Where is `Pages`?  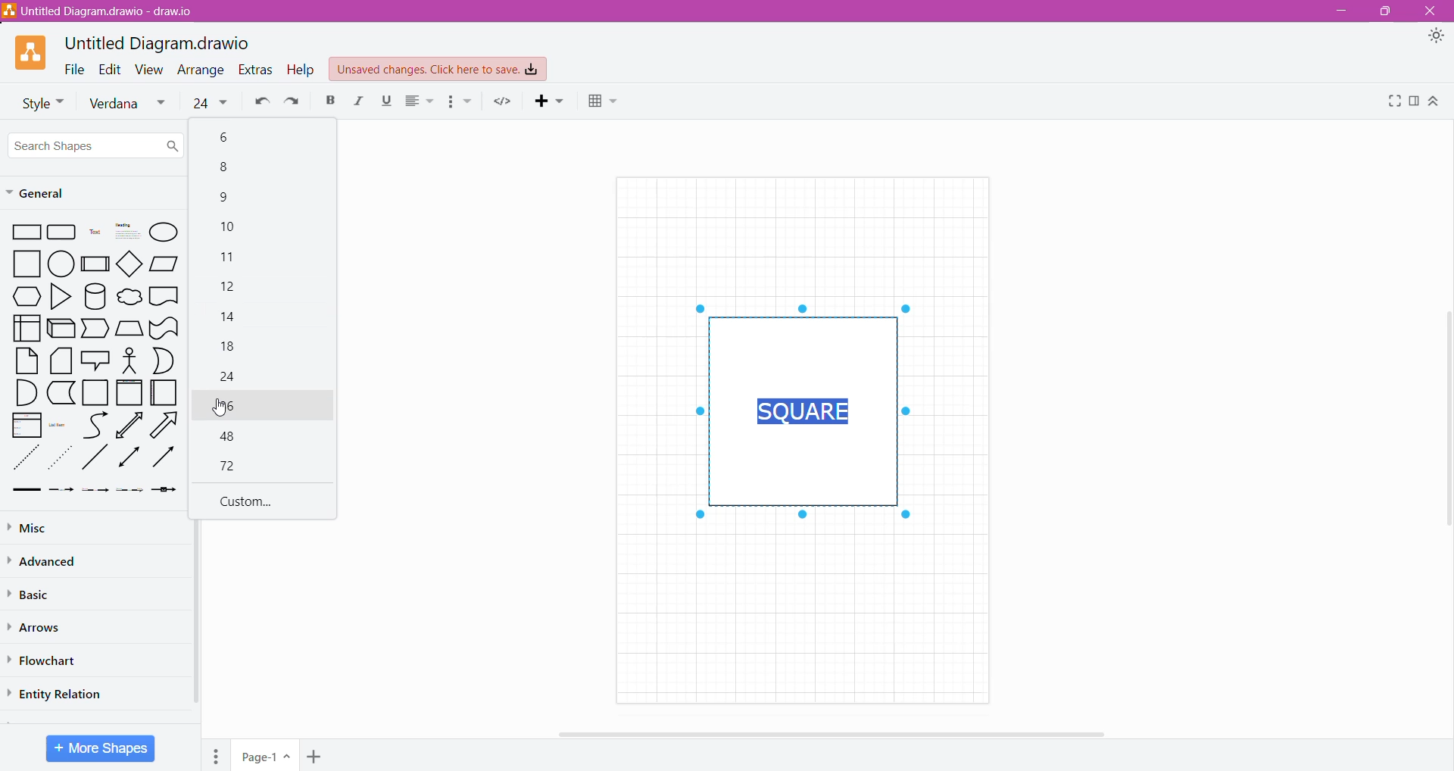 Pages is located at coordinates (217, 755).